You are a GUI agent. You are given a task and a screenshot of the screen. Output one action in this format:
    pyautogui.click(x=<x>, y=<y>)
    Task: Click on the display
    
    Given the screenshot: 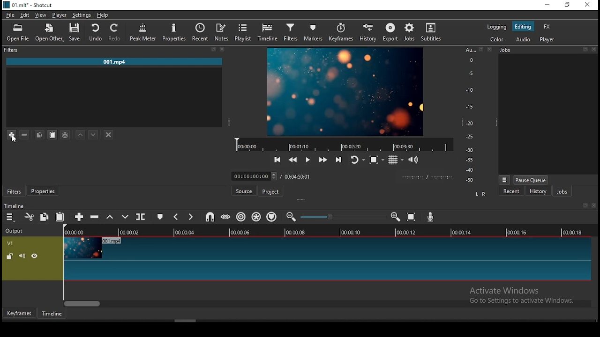 What is the action you would take?
    pyautogui.click(x=549, y=114)
    